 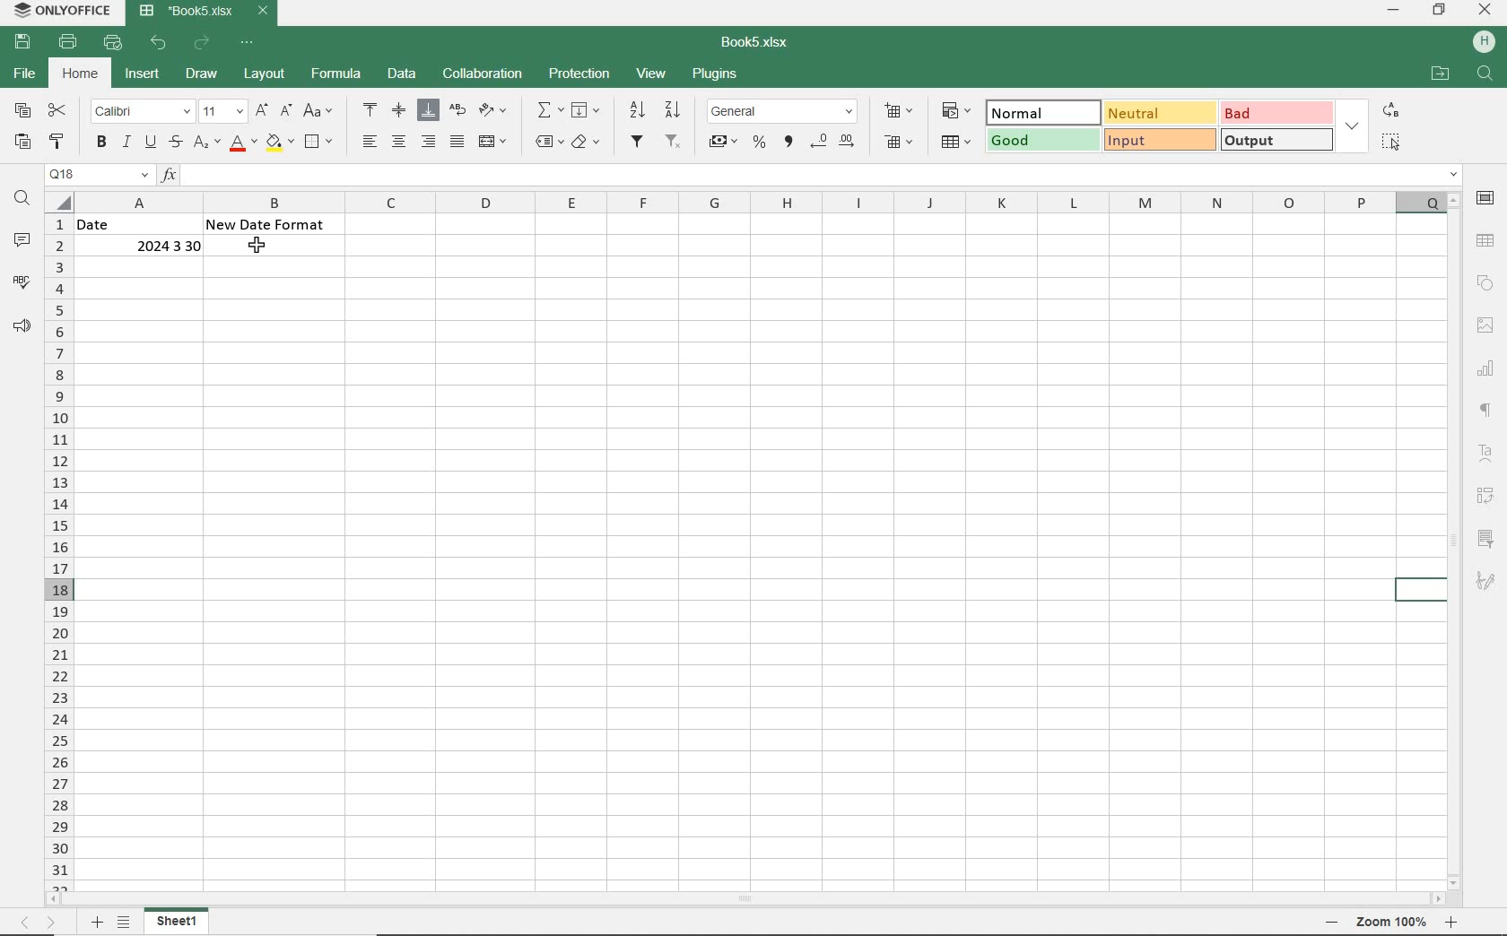 What do you see at coordinates (22, 239) in the screenshot?
I see `COMMENTS` at bounding box center [22, 239].